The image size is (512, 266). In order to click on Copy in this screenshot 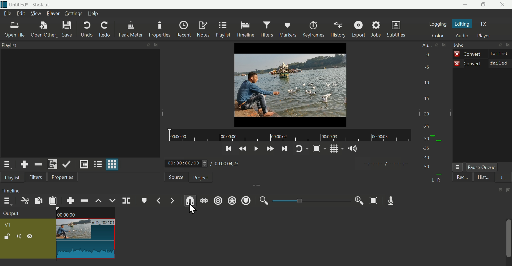, I will do `click(38, 201)`.